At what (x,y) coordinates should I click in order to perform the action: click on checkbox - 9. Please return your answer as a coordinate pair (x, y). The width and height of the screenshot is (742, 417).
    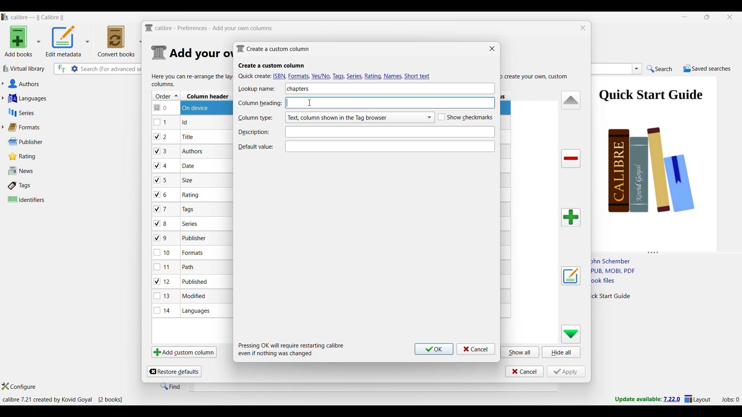
    Looking at the image, I should click on (161, 238).